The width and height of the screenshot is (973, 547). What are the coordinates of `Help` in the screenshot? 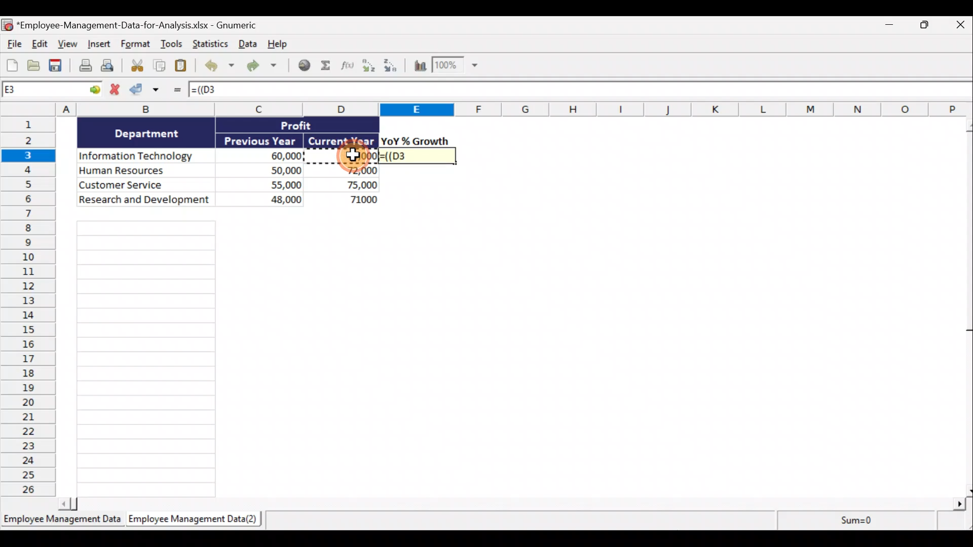 It's located at (277, 45).